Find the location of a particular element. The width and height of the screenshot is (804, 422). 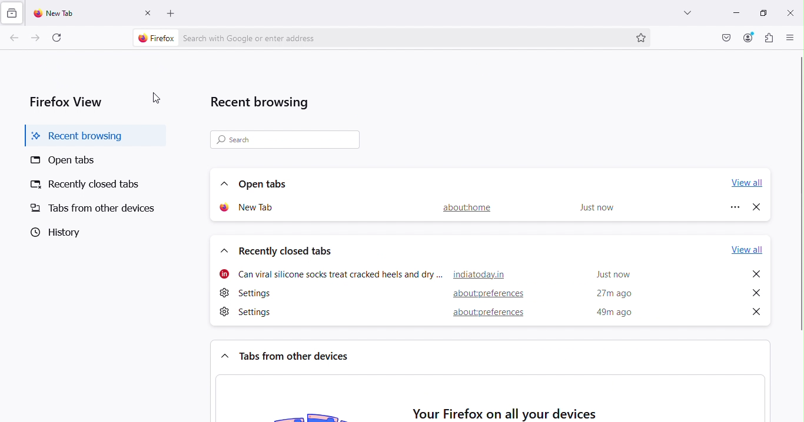

Time is located at coordinates (618, 314).